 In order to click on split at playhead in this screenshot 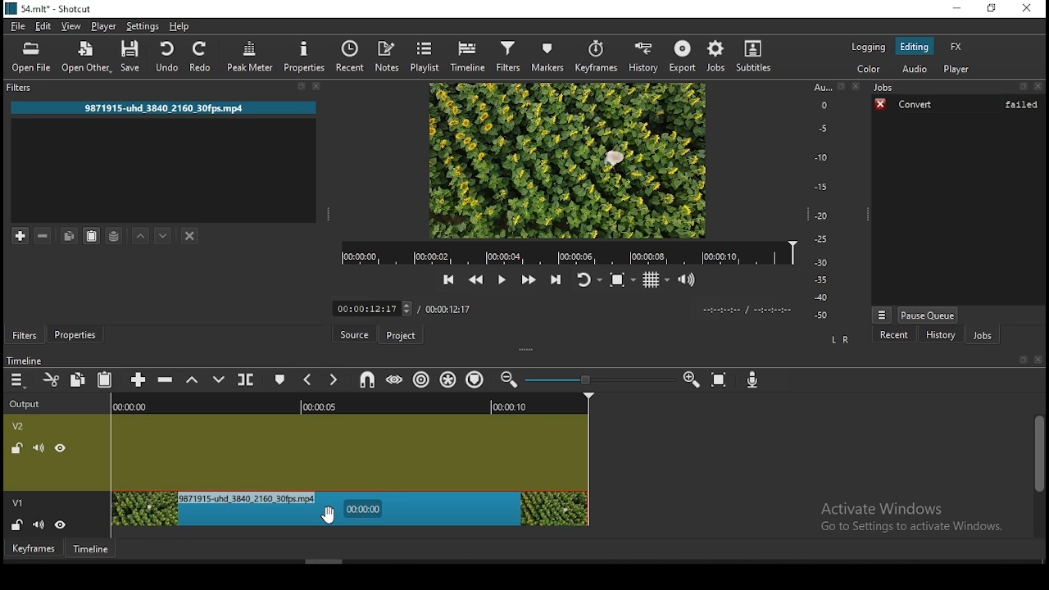, I will do `click(247, 379)`.